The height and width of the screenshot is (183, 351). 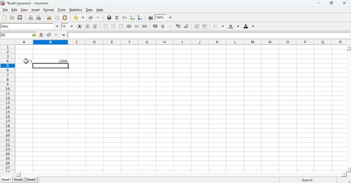 I want to click on scroll up, so click(x=349, y=48).